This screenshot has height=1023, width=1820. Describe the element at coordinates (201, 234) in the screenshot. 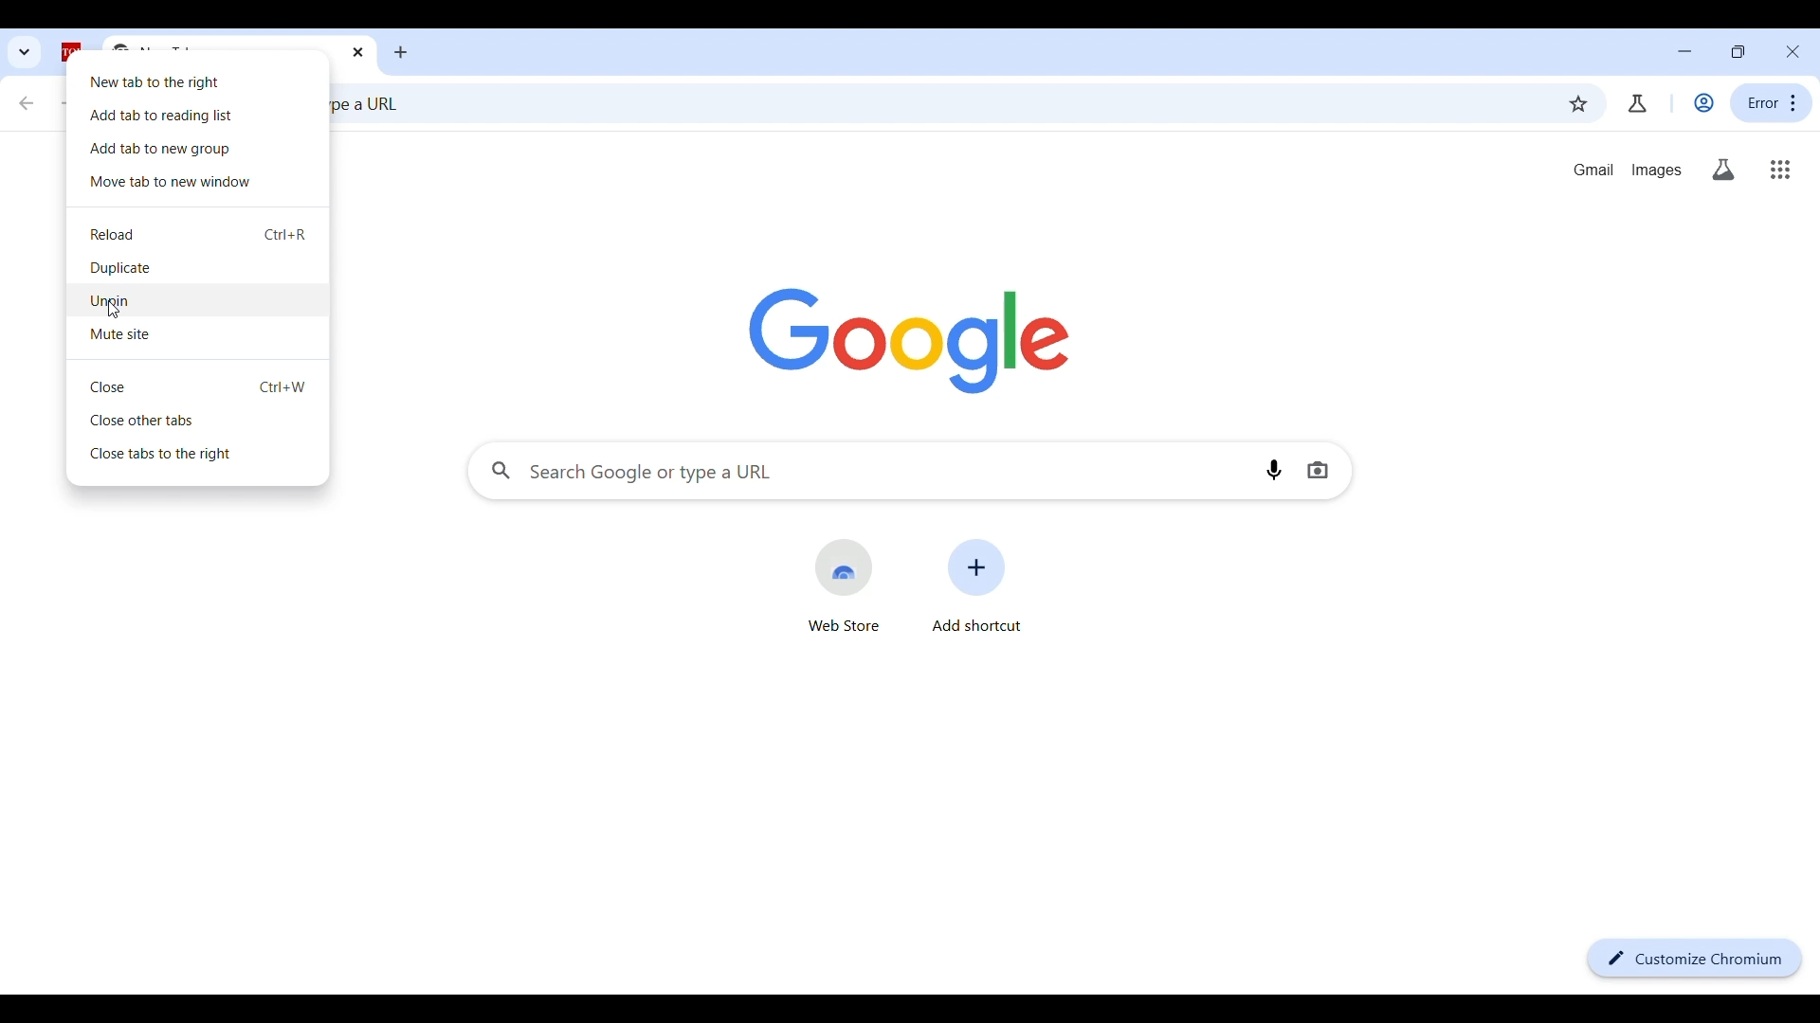

I see `Reload tab` at that location.